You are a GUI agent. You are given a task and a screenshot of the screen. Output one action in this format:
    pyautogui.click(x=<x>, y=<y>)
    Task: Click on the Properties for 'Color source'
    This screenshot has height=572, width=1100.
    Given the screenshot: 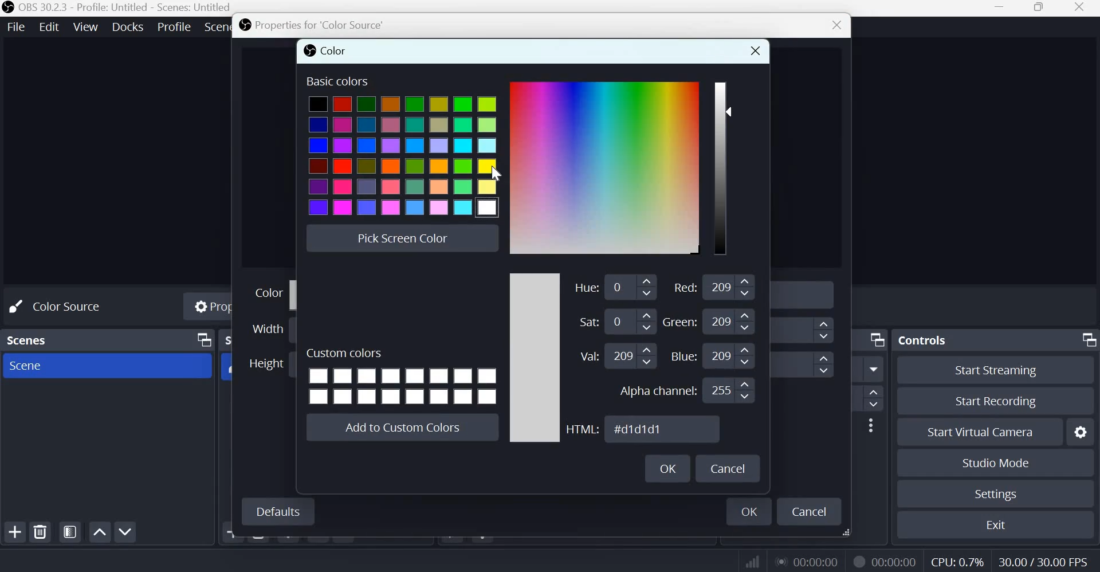 What is the action you would take?
    pyautogui.click(x=312, y=26)
    